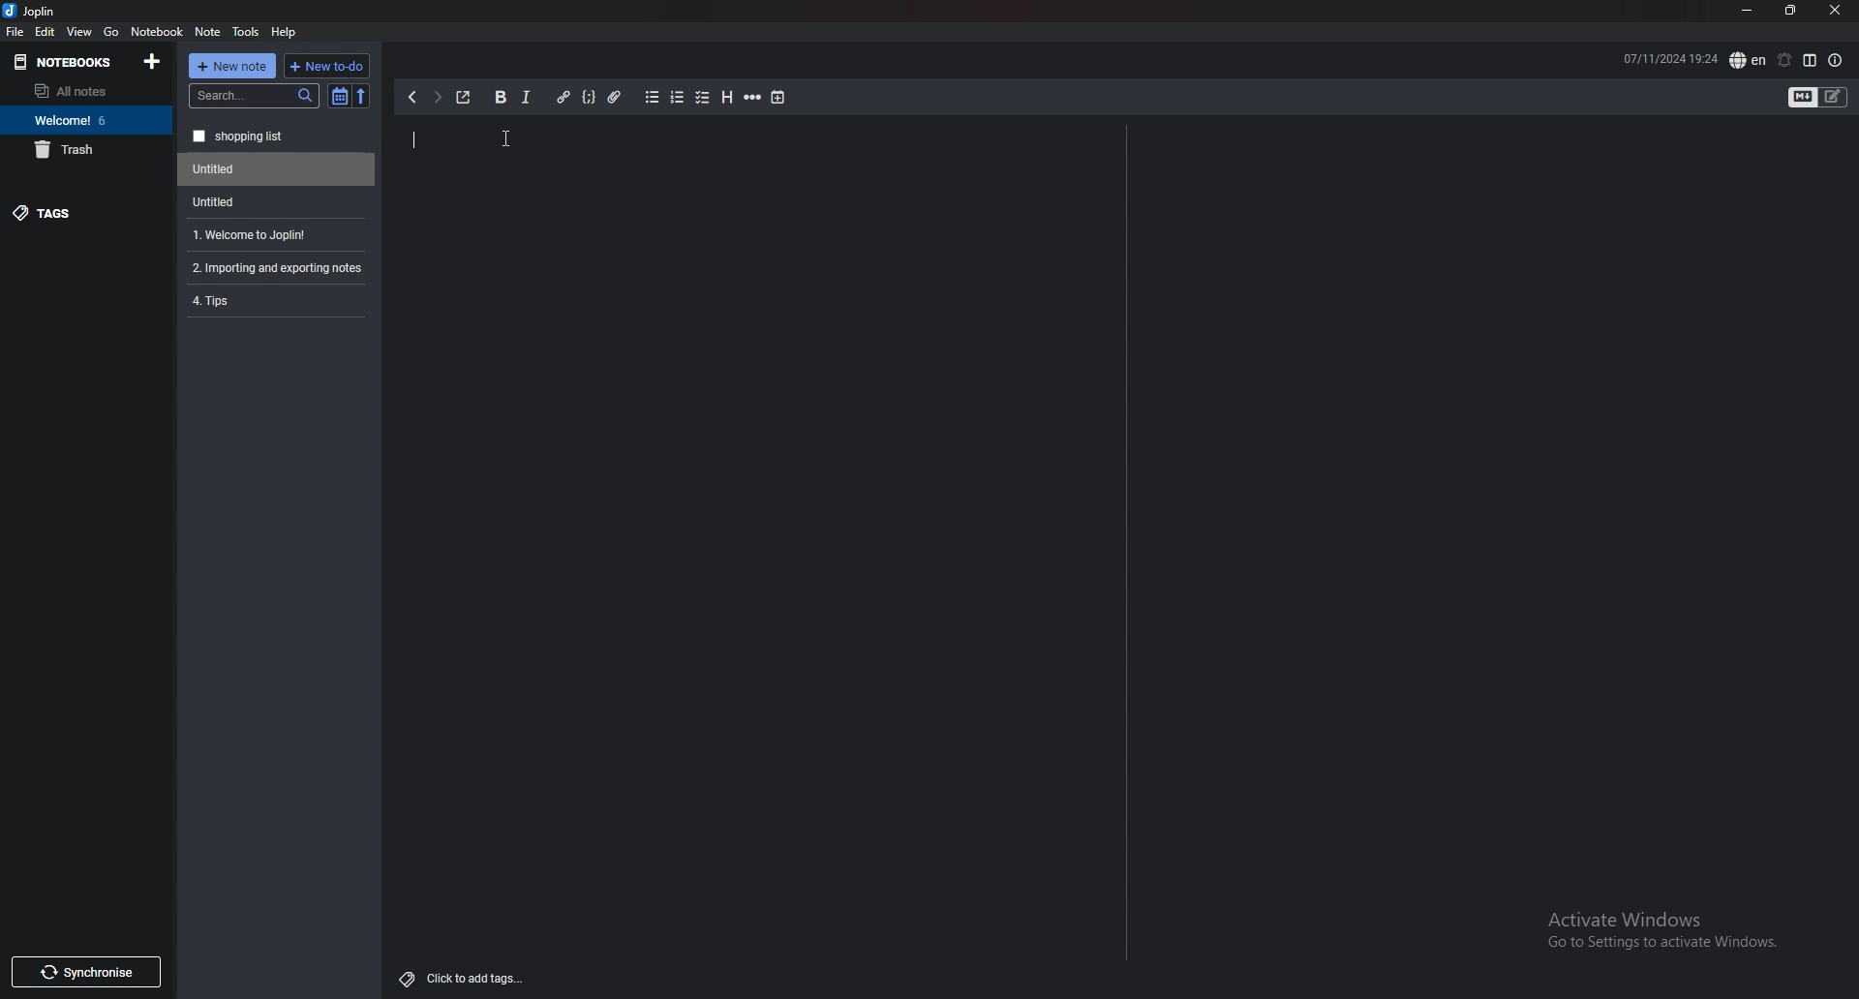  I want to click on spell check, so click(1748, 60).